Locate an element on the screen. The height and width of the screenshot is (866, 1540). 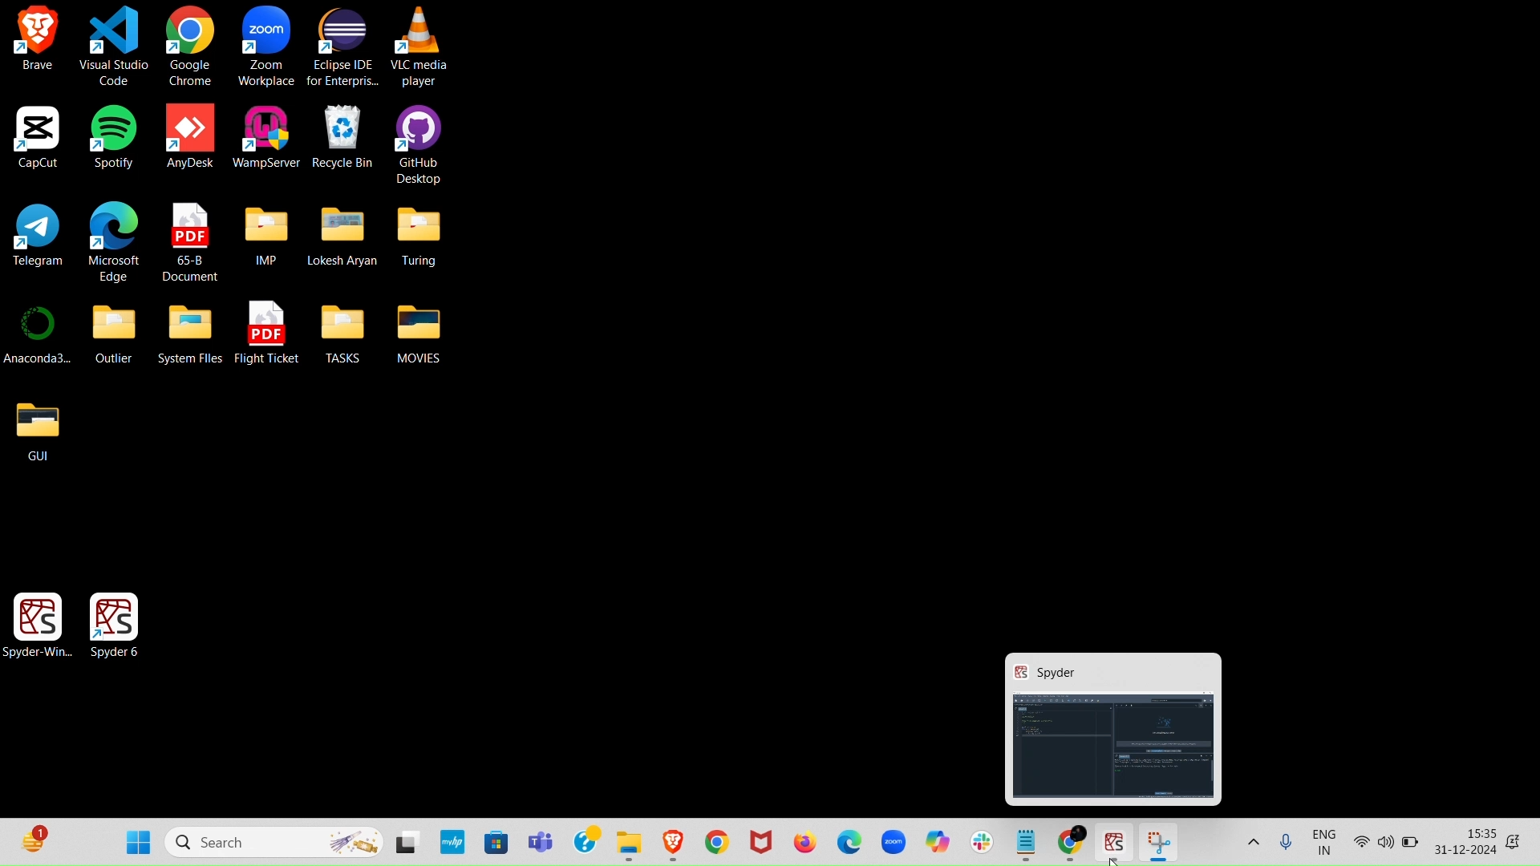
Movies is located at coordinates (420, 330).